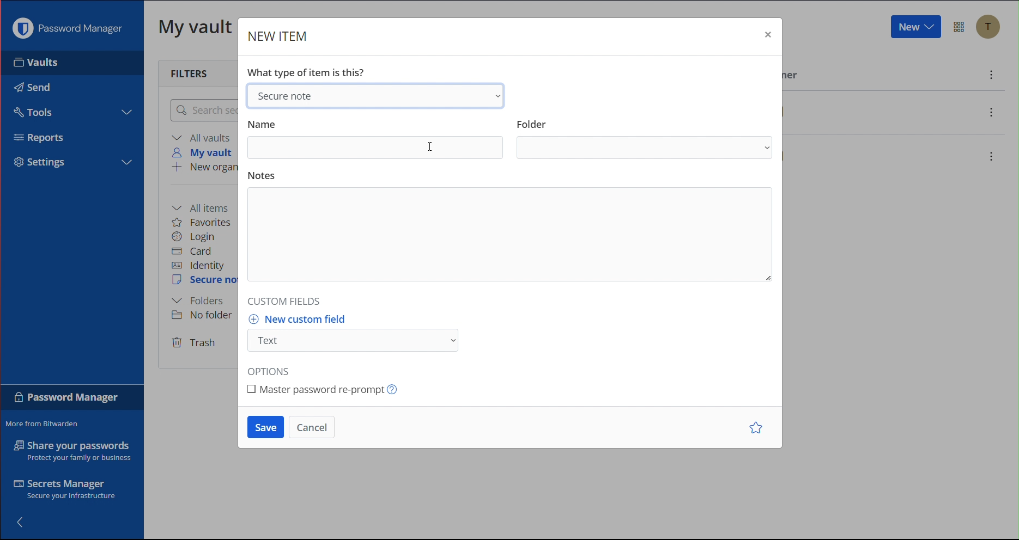  Describe the element at coordinates (363, 333) in the screenshot. I see `New custom field` at that location.